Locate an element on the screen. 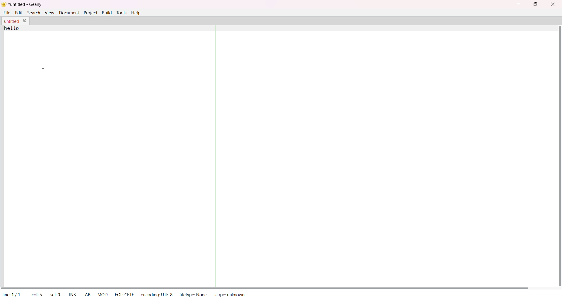  filetype: None is located at coordinates (192, 294).